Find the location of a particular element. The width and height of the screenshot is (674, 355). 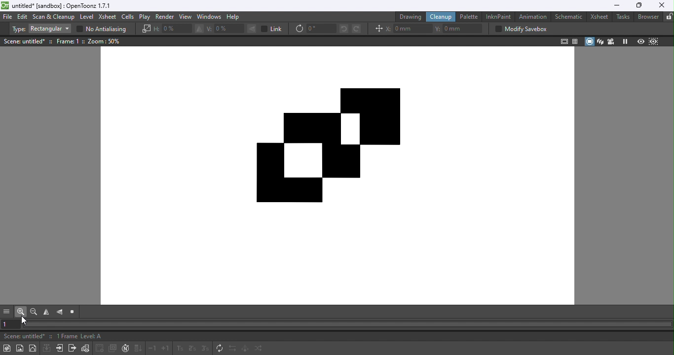

Field guide is located at coordinates (574, 41).